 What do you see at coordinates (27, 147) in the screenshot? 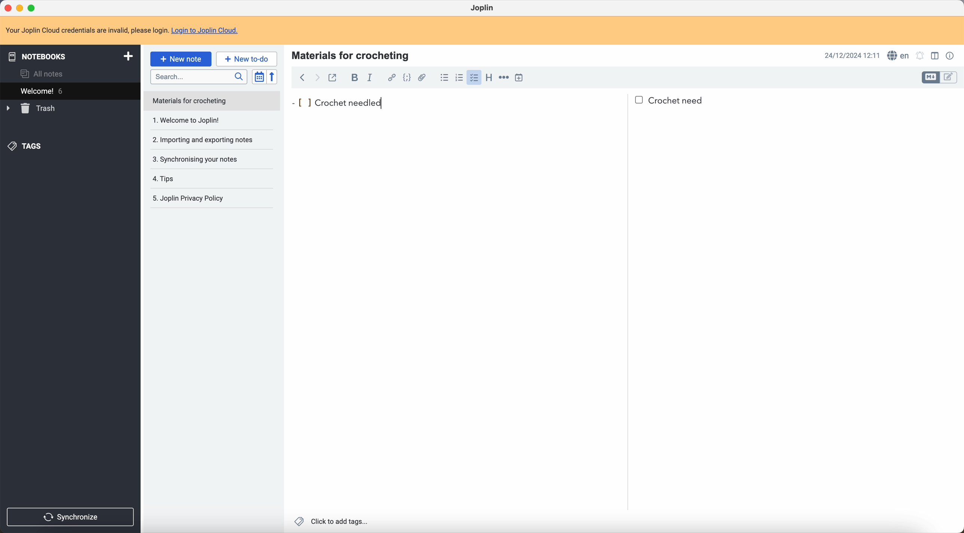
I see `tags` at bounding box center [27, 147].